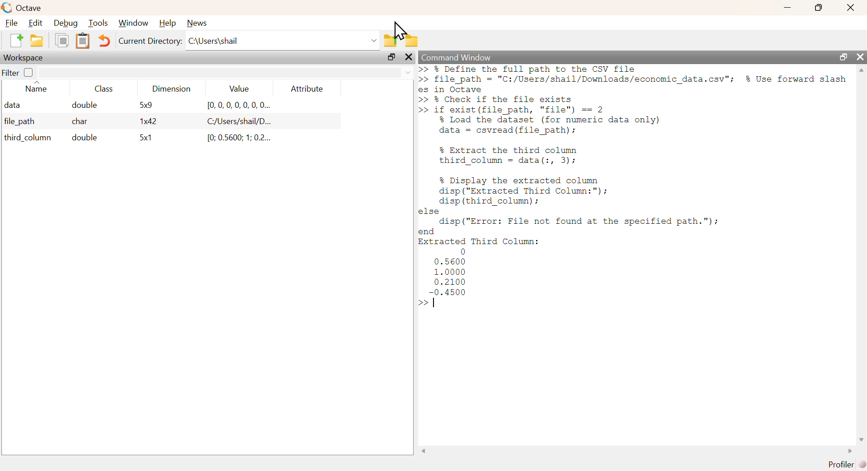 Image resolution: width=867 pixels, height=471 pixels. Describe the element at coordinates (634, 180) in the screenshot. I see `% Define the full path to the C5V file
file path = "C:/Users/shail/Downloads/economic_data.csv"; % Use forward sla
in Octave
% Check if the file exists
if exist (file path, "file") == 2
% Load the dataset (for numeric data only)
data = csvread(file_path);
% Extract the third column
third column = data(:, 3);
% Display the extracted column
disp ("Extracted Third Column:");
disp (third column);
se
disp ("Error: File not found at the specified path.");
22
tracted Third Column:
0
0.5600
1.0000
0.2100
-0.4500` at that location.